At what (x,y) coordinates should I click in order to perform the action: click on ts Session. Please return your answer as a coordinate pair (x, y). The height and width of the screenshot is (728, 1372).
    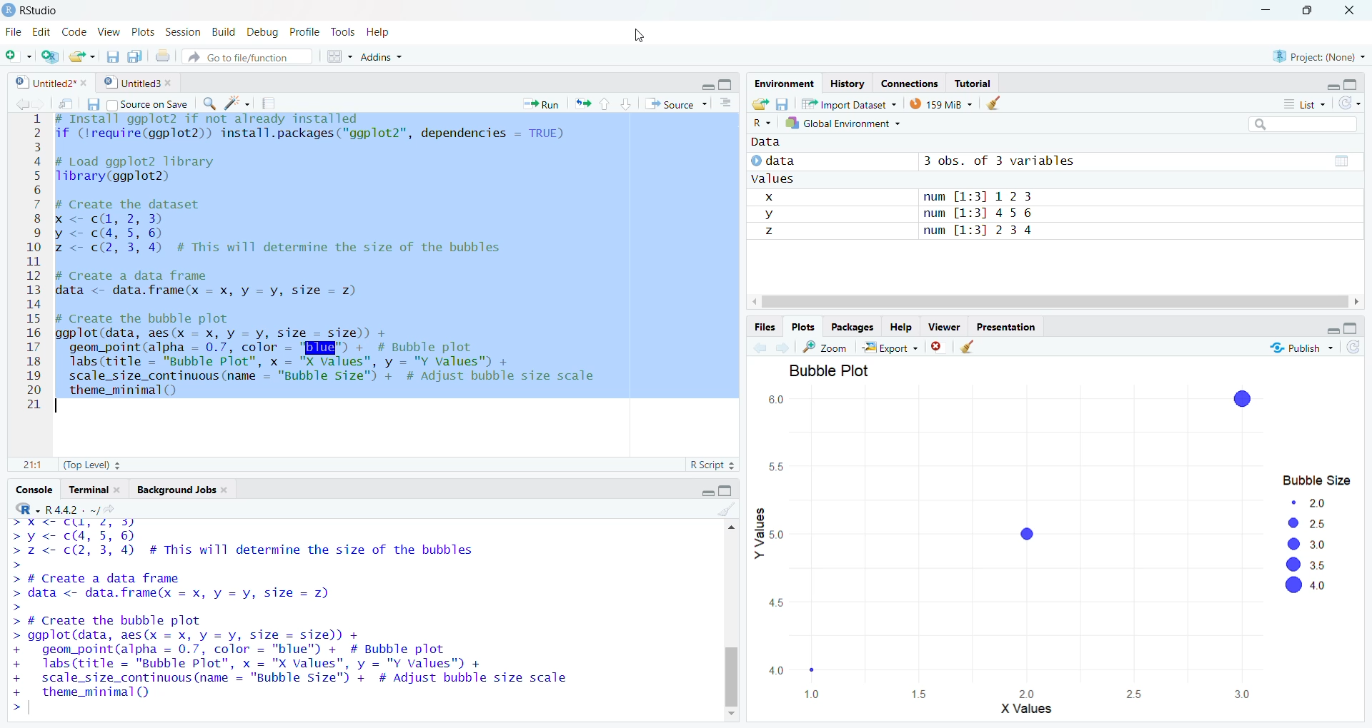
    Looking at the image, I should click on (182, 31).